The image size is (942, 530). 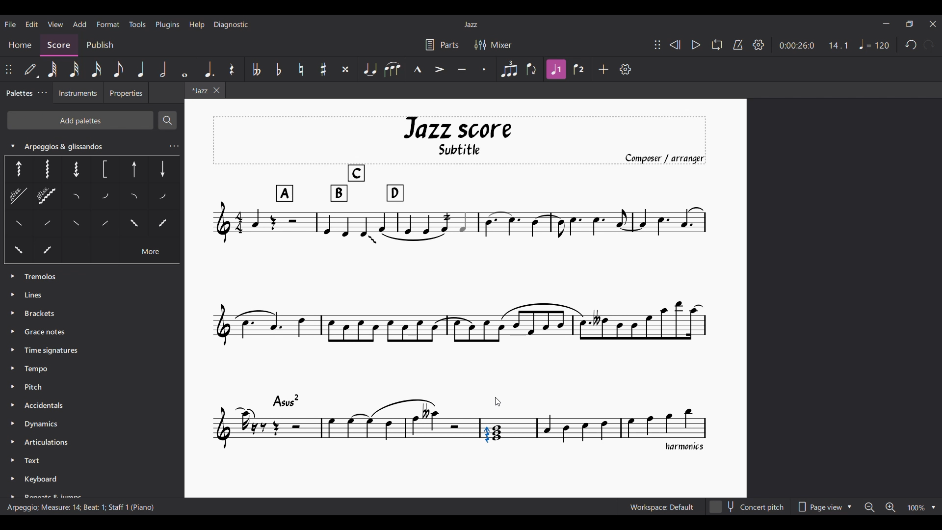 I want to click on Help menu, so click(x=197, y=26).